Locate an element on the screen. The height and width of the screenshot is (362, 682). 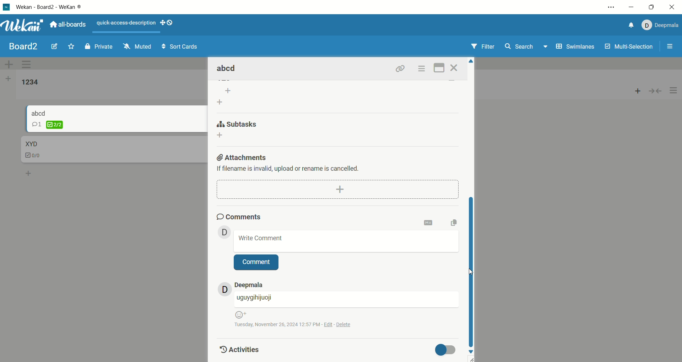
vertical scroll bar is located at coordinates (472, 270).